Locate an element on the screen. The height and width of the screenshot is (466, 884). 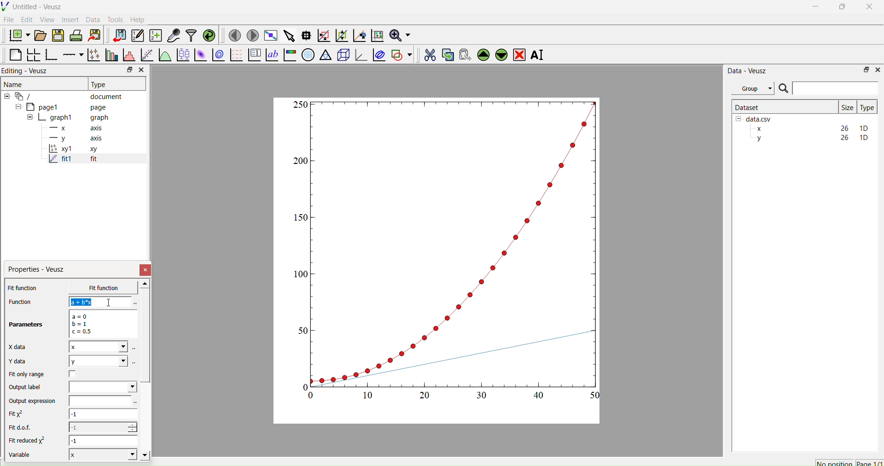
Read data points is located at coordinates (305, 34).